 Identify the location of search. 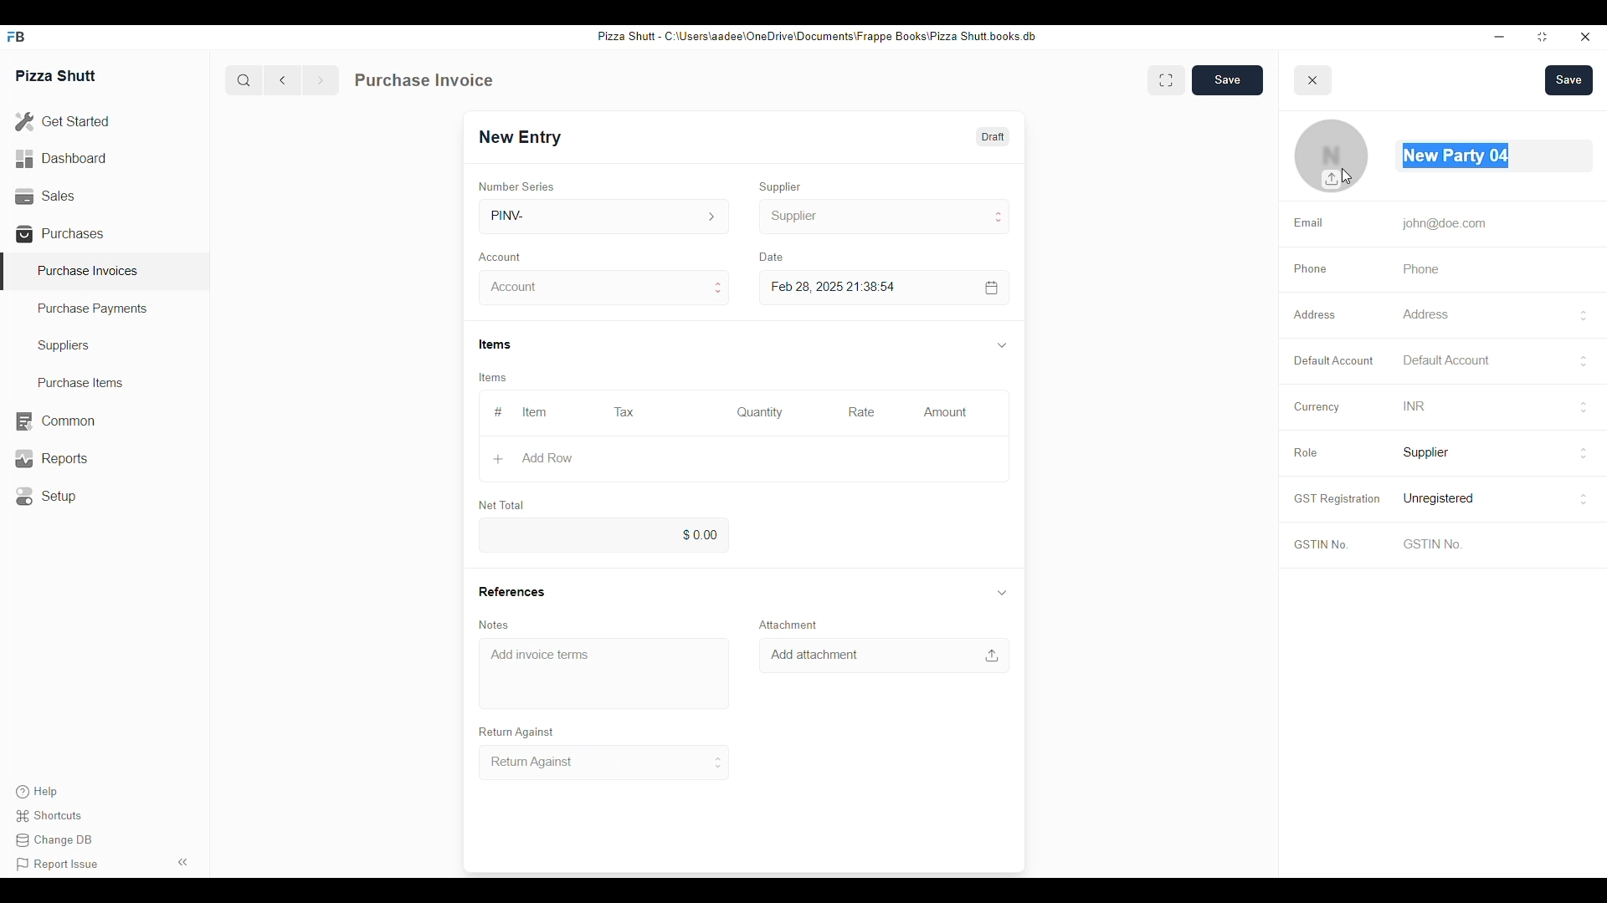
(244, 80).